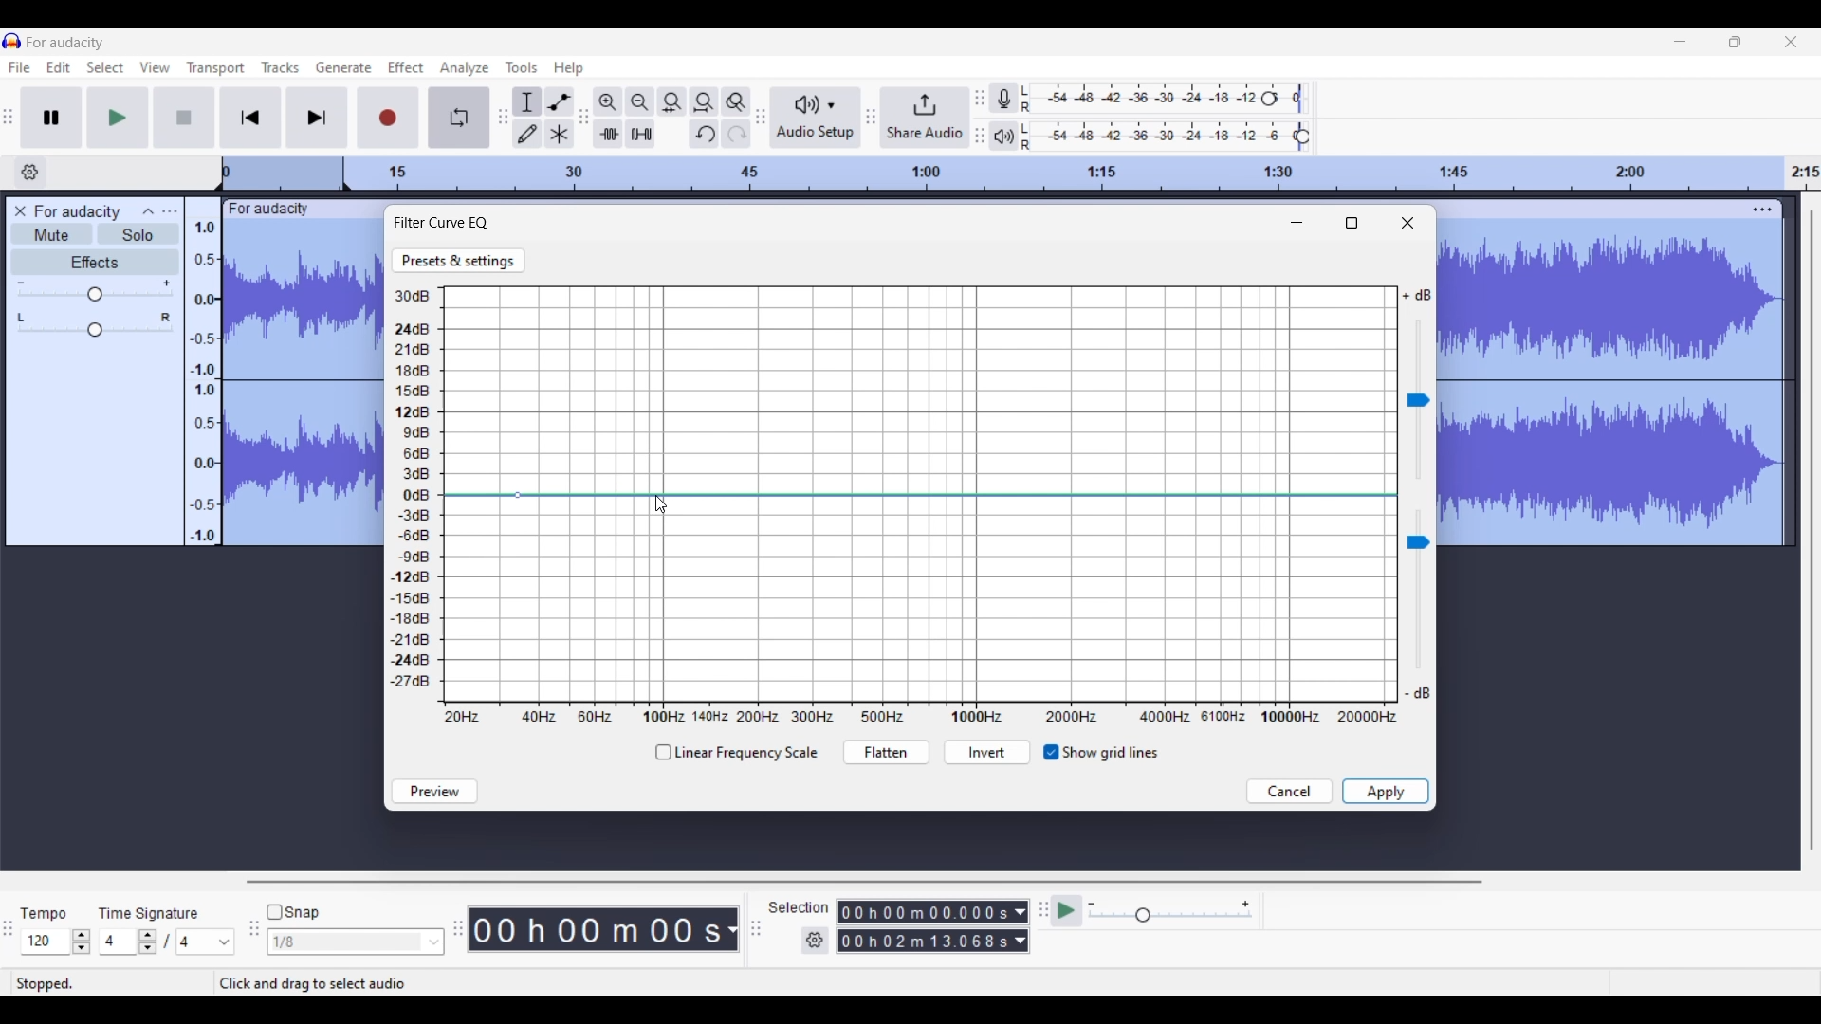 This screenshot has height=1024, width=1821. I want to click on Horizontal slide bar, so click(864, 882).